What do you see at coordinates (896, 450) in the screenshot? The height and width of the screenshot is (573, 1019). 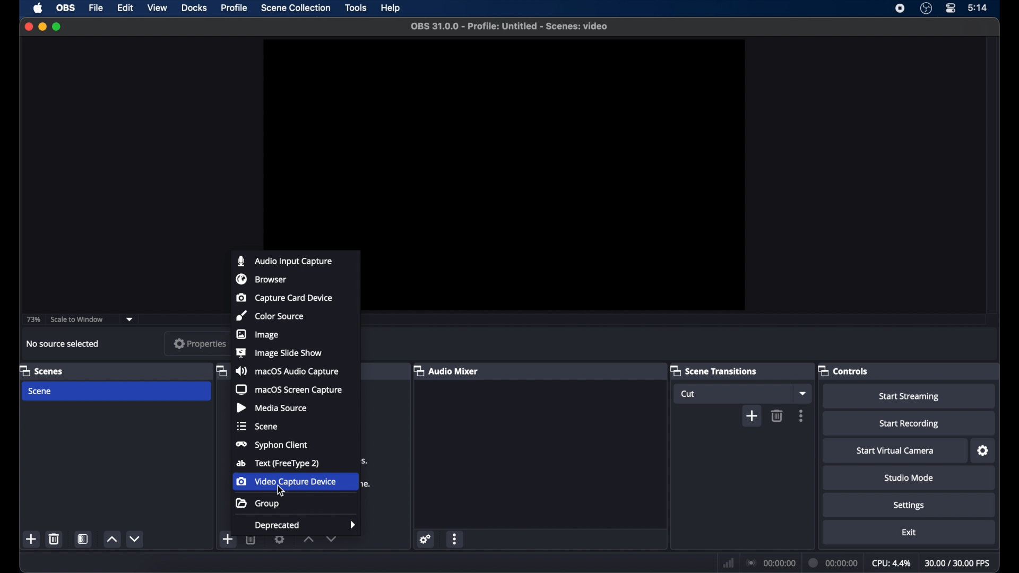 I see `start virtual camera` at bounding box center [896, 450].